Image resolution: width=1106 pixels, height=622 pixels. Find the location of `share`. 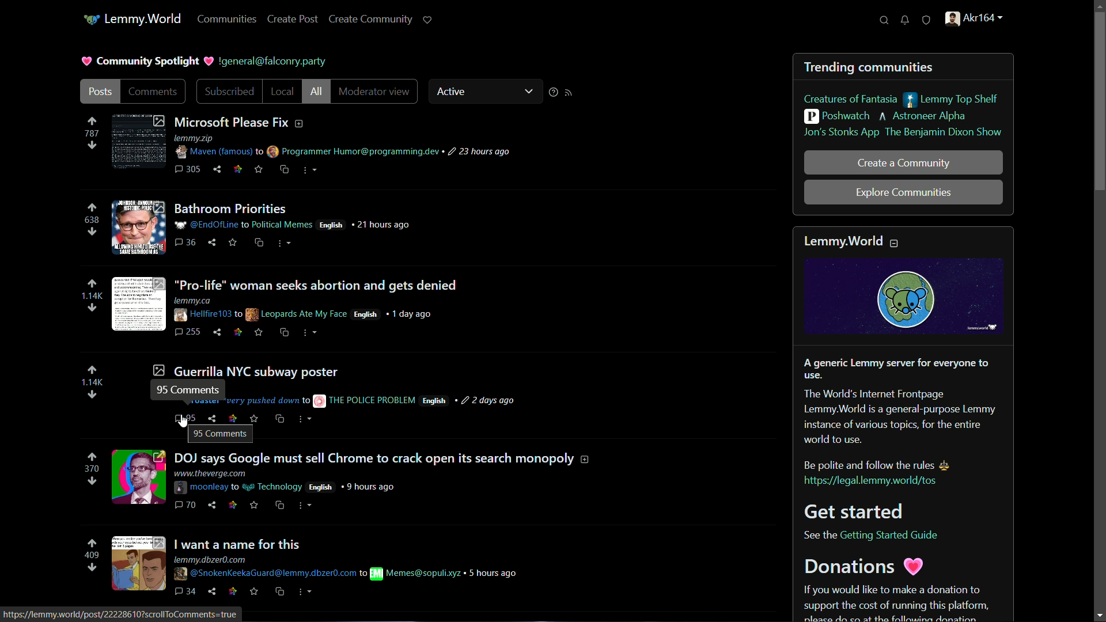

share is located at coordinates (219, 331).